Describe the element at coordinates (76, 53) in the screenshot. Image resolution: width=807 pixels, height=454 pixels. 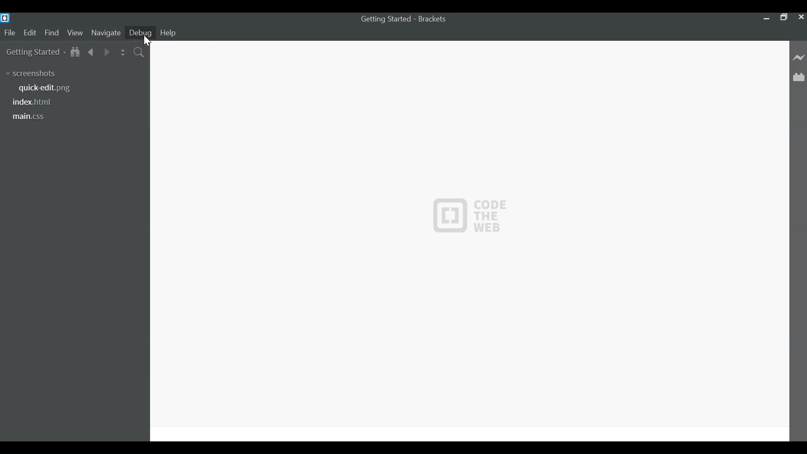
I see `Show in File Tree` at that location.